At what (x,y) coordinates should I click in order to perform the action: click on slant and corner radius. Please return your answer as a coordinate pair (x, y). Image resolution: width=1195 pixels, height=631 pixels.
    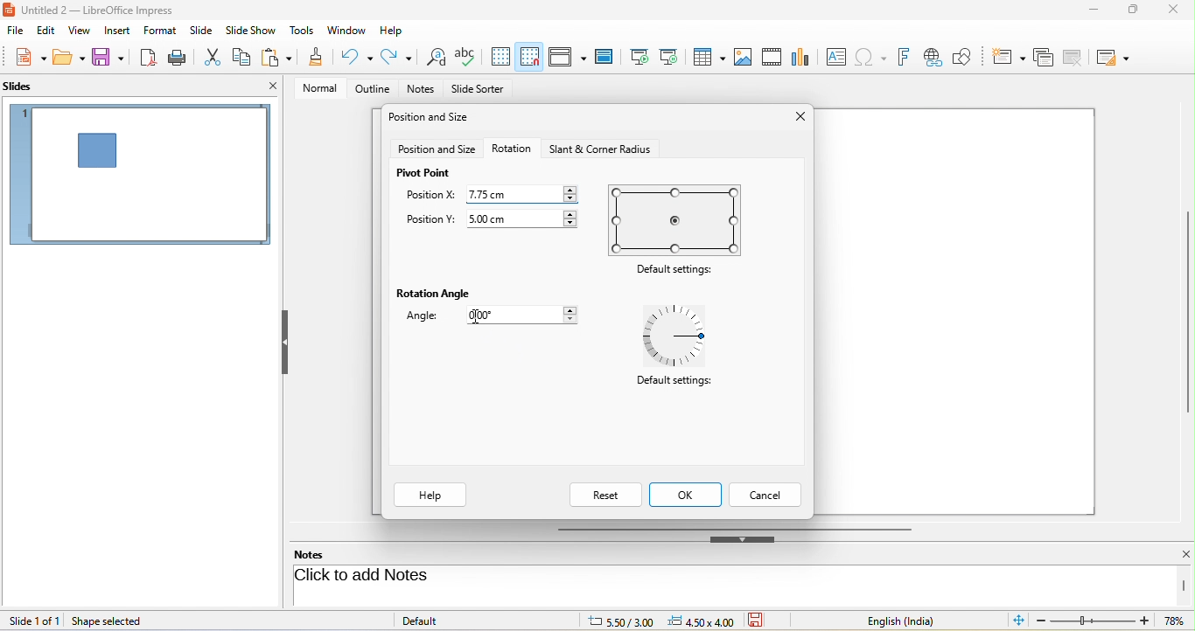
    Looking at the image, I should click on (597, 149).